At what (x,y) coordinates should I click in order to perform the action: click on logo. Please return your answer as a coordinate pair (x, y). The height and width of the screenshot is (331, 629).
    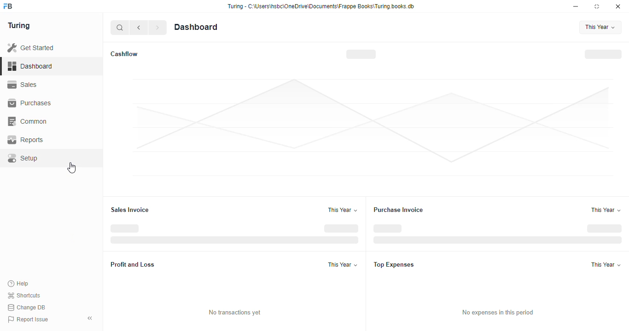
    Looking at the image, I should click on (8, 6).